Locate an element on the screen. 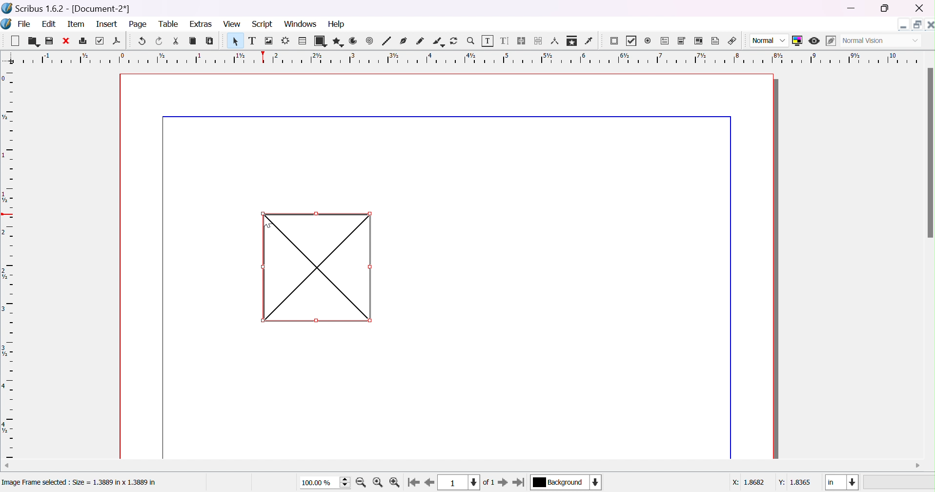  table is located at coordinates (170, 24).